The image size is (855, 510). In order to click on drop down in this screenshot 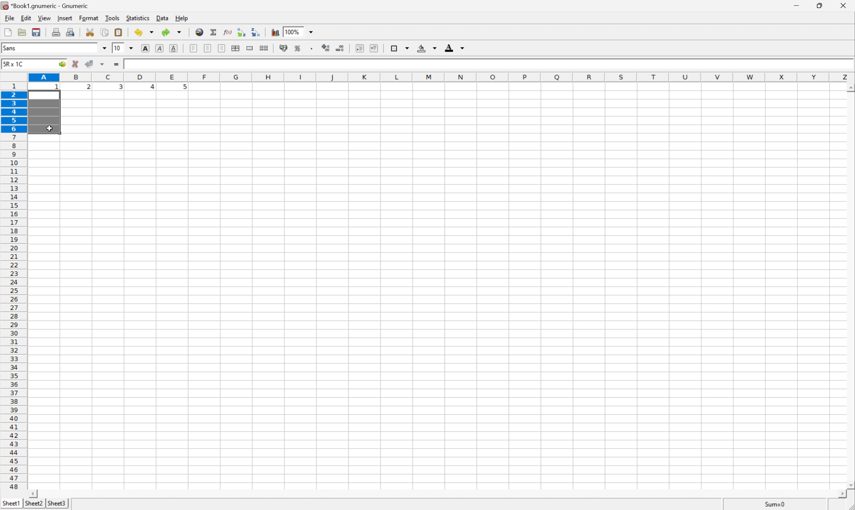, I will do `click(131, 48)`.